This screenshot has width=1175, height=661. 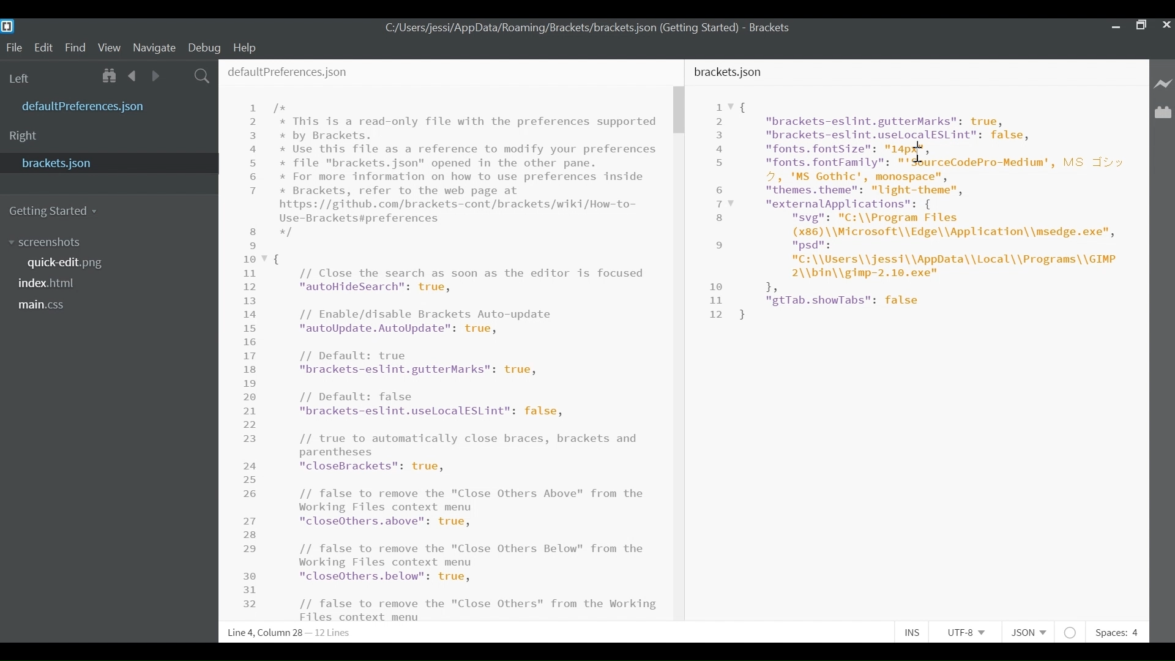 I want to click on index.html file, so click(x=52, y=285).